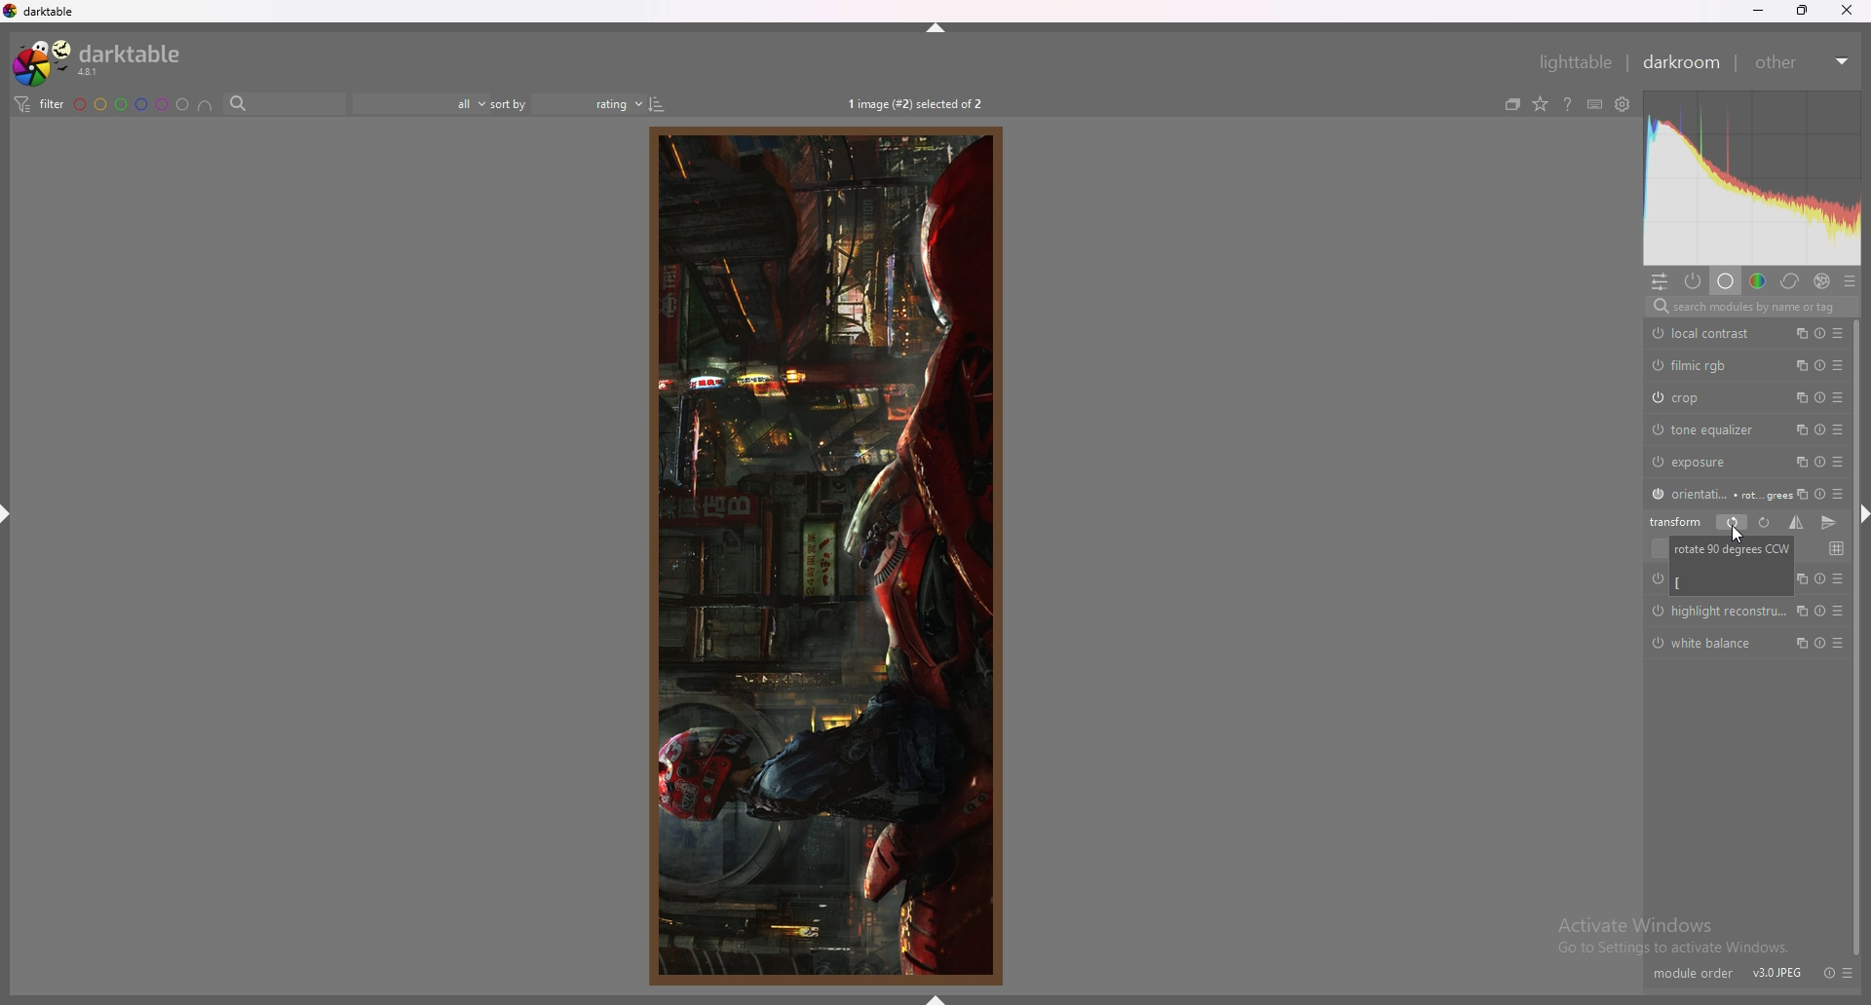 This screenshot has height=1005, width=1871. I want to click on filmic rgb, so click(1691, 365).